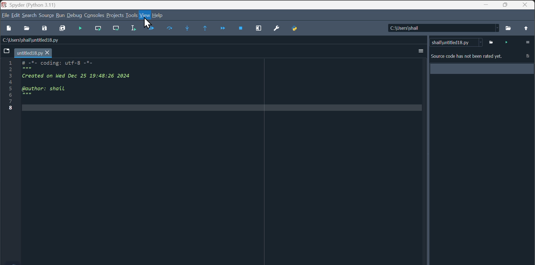 The image size is (535, 265). I want to click on Project, so click(116, 15).